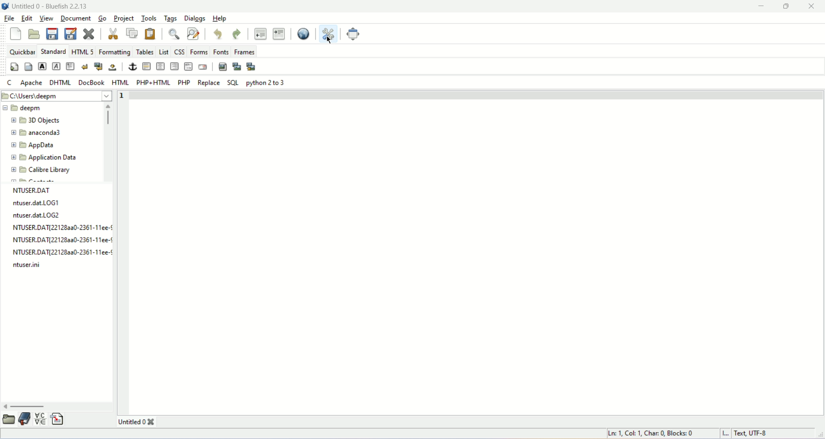 The width and height of the screenshot is (825, 439). Describe the element at coordinates (788, 6) in the screenshot. I see `maximize` at that location.